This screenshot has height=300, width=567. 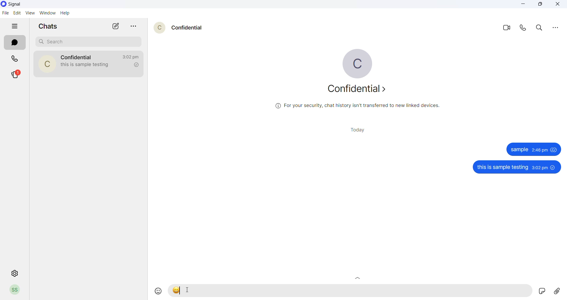 What do you see at coordinates (131, 56) in the screenshot?
I see `last message time` at bounding box center [131, 56].